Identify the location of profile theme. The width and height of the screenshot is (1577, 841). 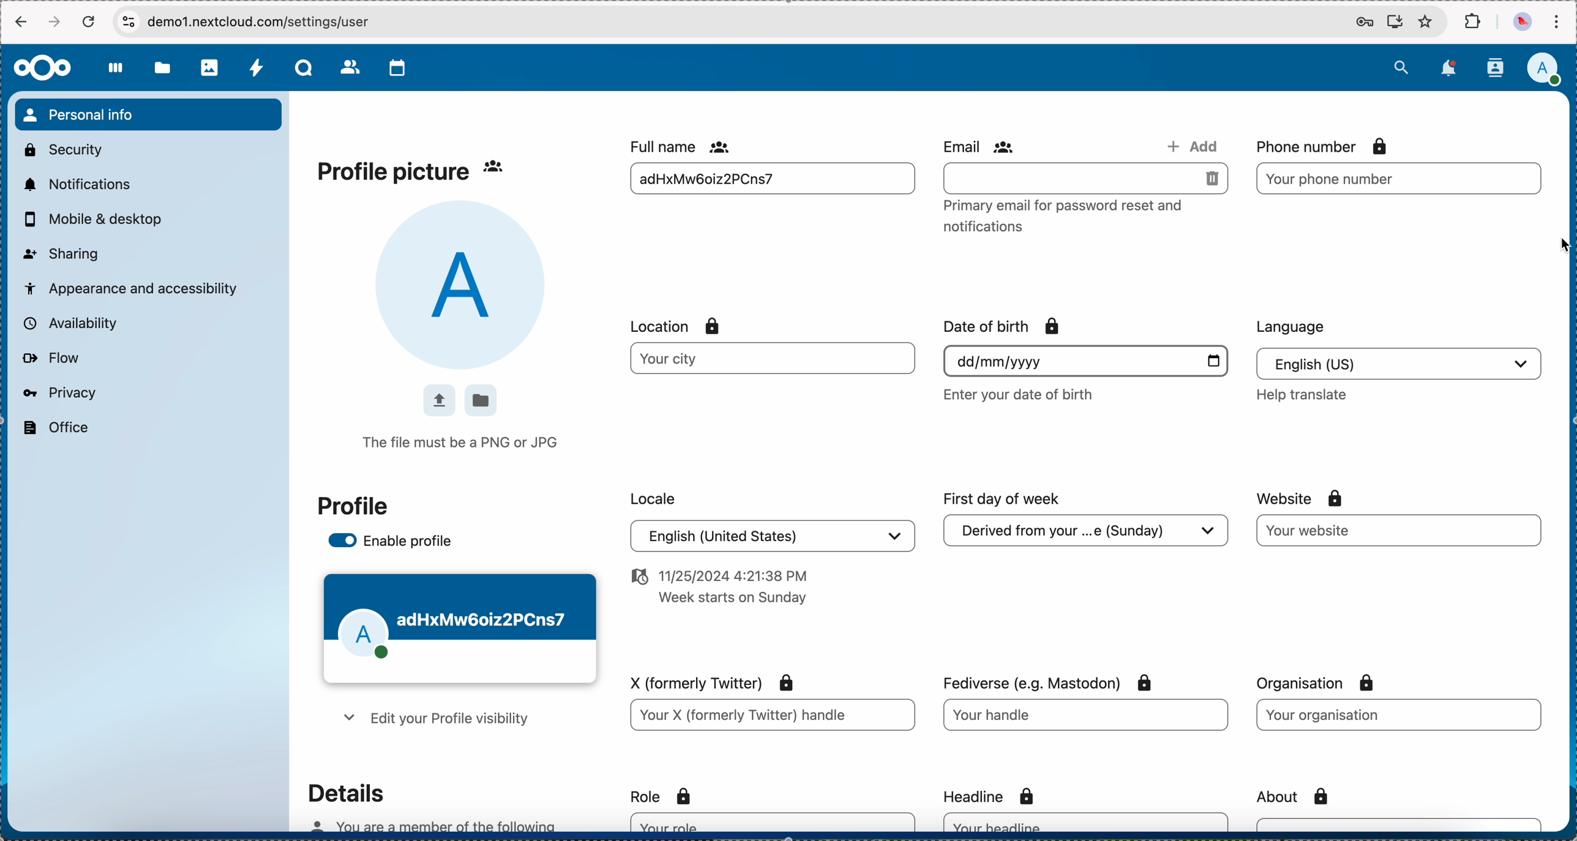
(461, 629).